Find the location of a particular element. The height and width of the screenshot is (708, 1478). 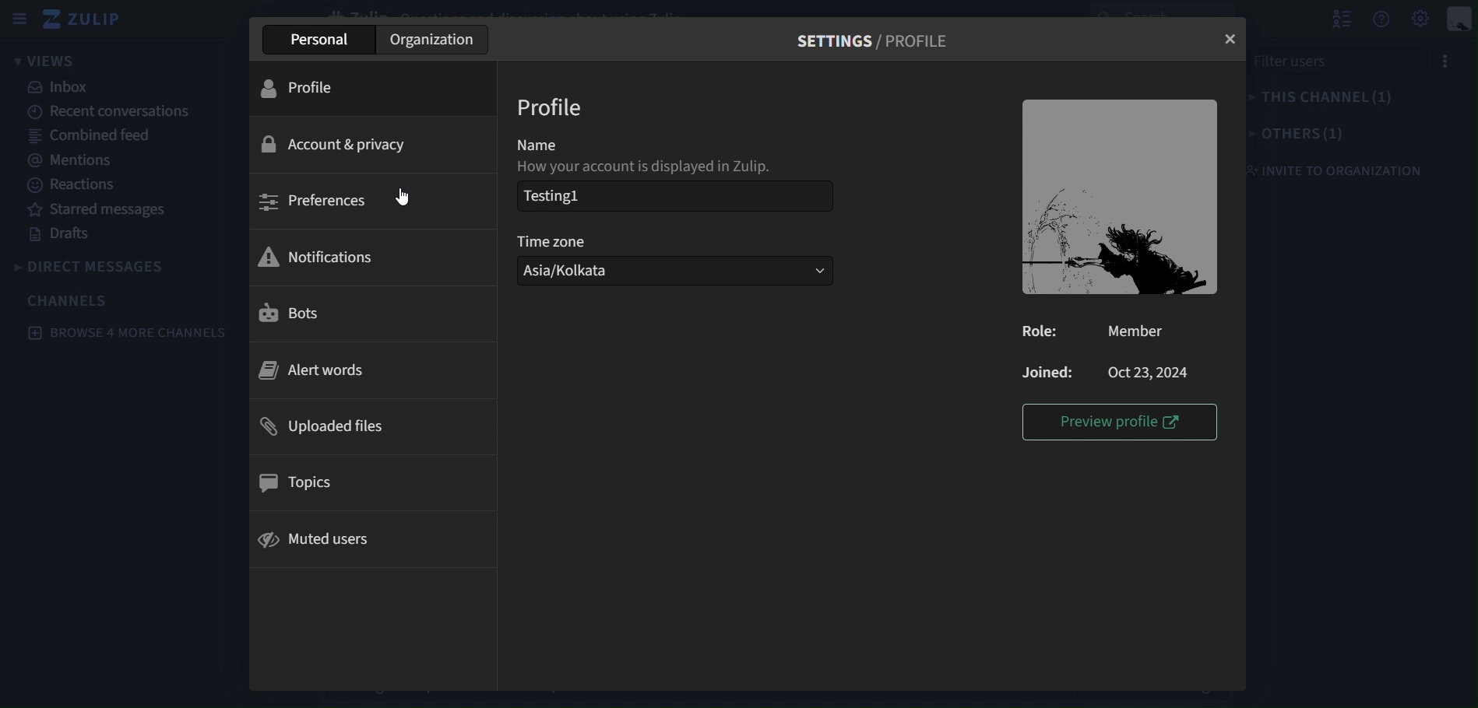

How your account is displayed in Zulip. is located at coordinates (649, 166).